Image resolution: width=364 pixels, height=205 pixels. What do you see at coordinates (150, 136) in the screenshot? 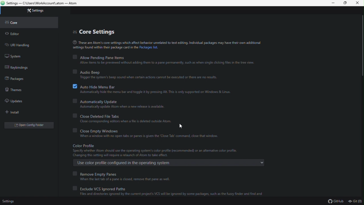
I see `When a window with no open tabs or panes is given the Close Tab’ command, close that window.` at bounding box center [150, 136].